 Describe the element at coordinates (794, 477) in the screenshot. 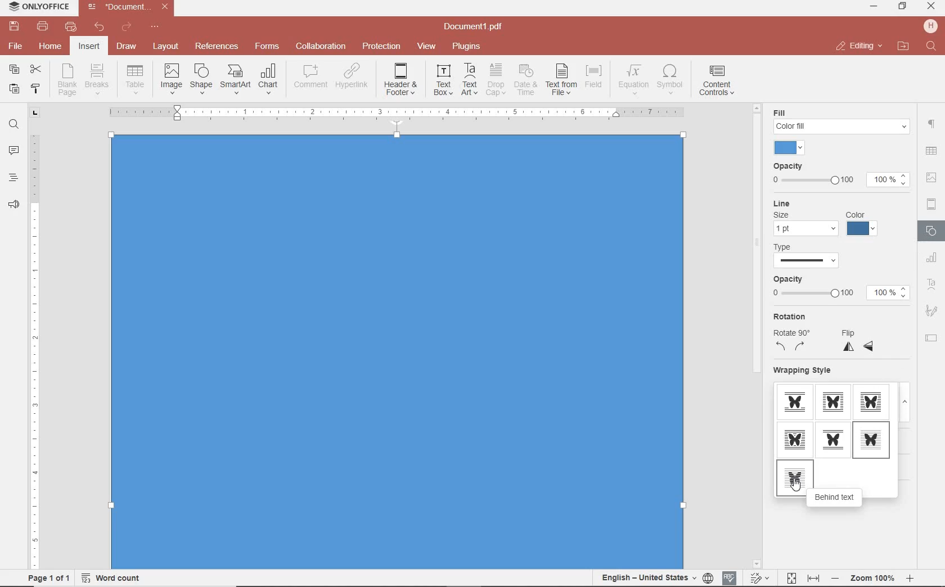

I see `BEHIND TEXT` at that location.